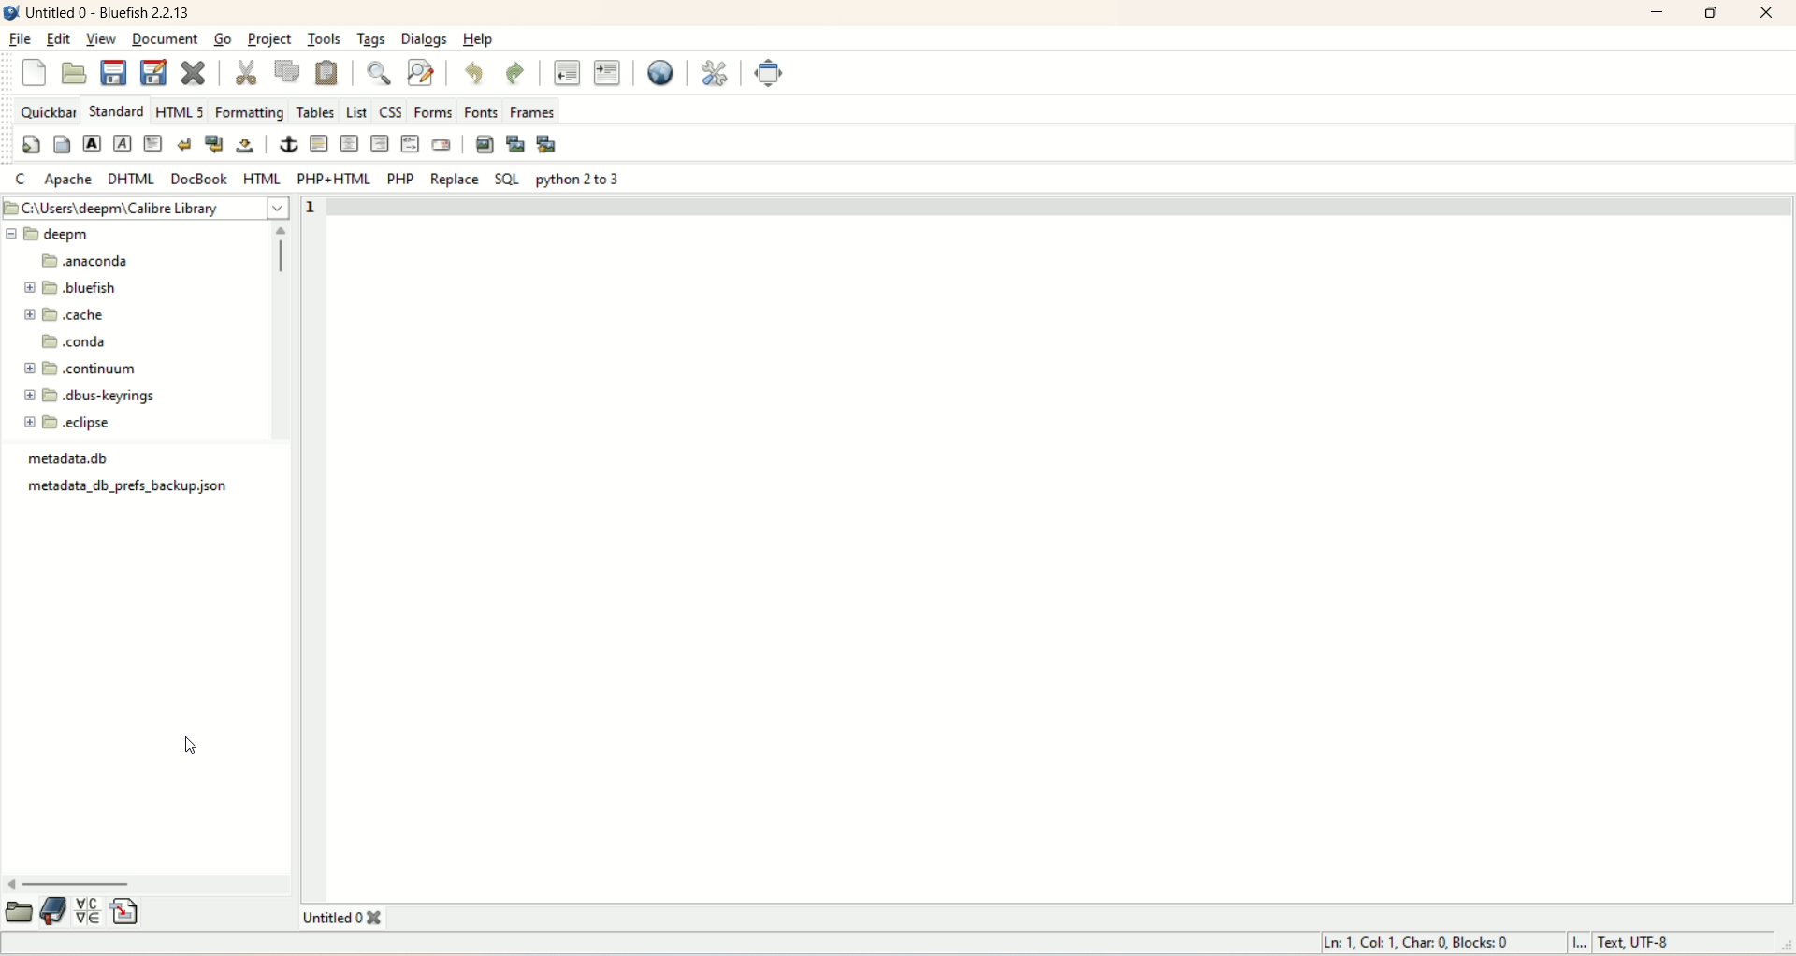 The image size is (1796, 956). Describe the element at coordinates (199, 178) in the screenshot. I see `docbook` at that location.